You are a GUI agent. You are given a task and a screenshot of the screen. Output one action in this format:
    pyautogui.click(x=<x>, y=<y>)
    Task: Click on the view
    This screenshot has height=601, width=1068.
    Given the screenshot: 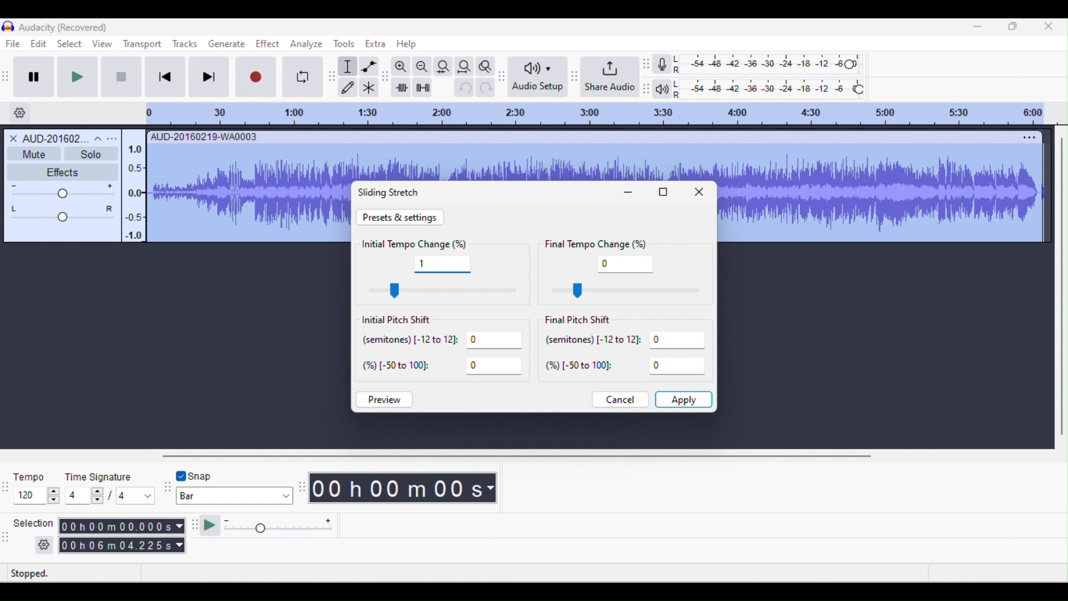 What is the action you would take?
    pyautogui.click(x=101, y=44)
    